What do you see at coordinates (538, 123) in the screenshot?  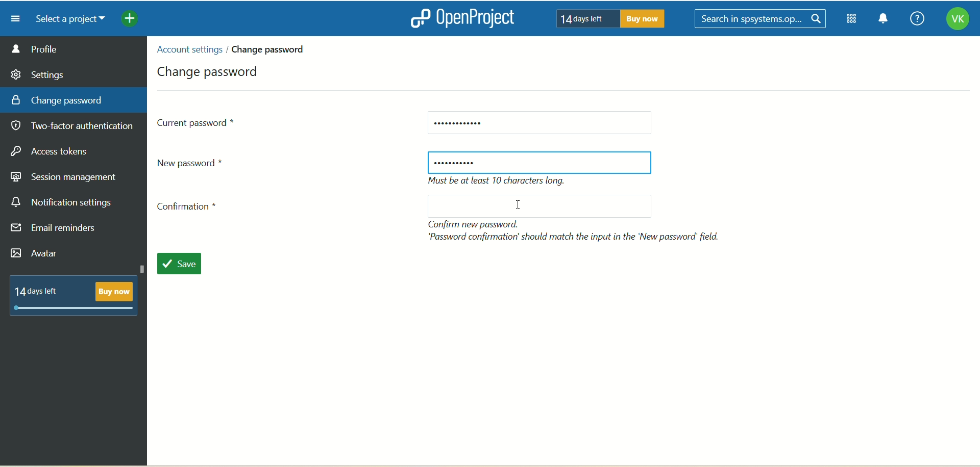 I see `current password` at bounding box center [538, 123].